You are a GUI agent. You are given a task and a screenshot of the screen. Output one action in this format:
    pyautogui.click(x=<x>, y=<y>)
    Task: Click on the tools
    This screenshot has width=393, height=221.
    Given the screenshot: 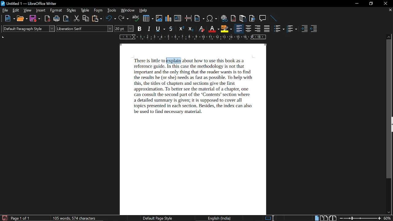 What is the action you would take?
    pyautogui.click(x=112, y=10)
    